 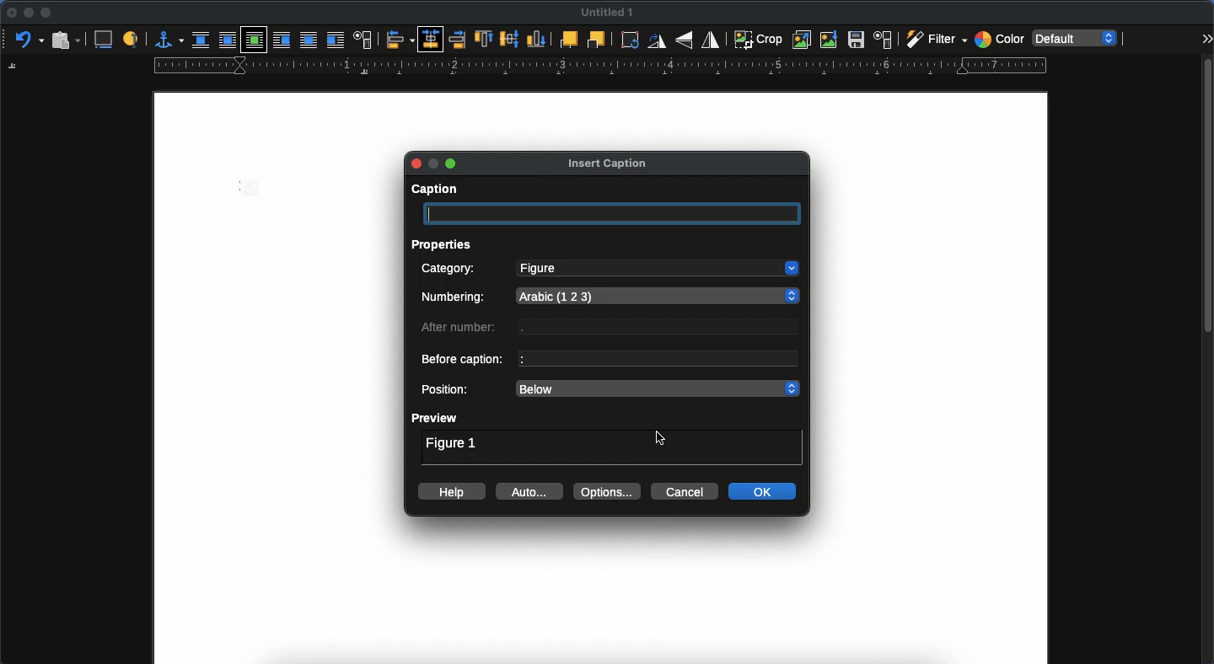 I want to click on category, so click(x=450, y=270).